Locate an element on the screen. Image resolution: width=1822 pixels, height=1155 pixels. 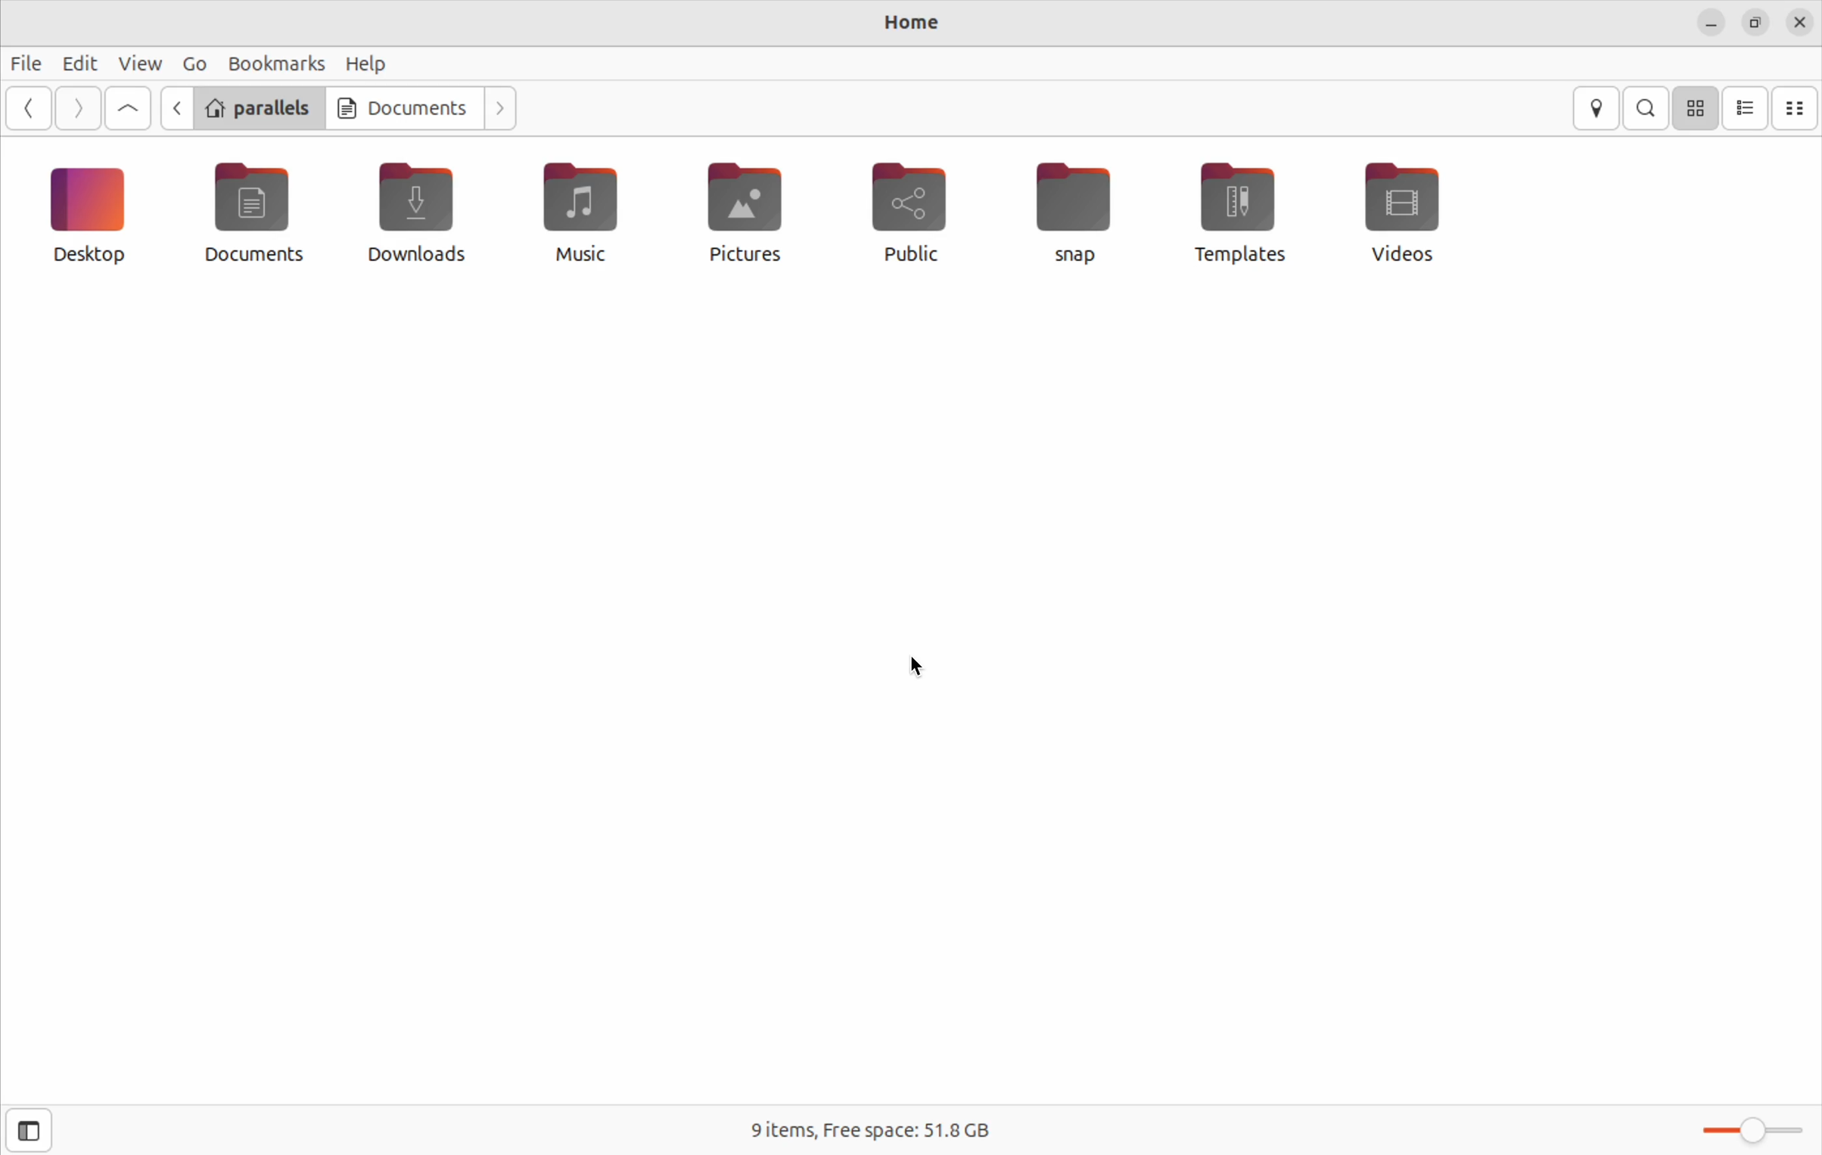
back is located at coordinates (179, 110).